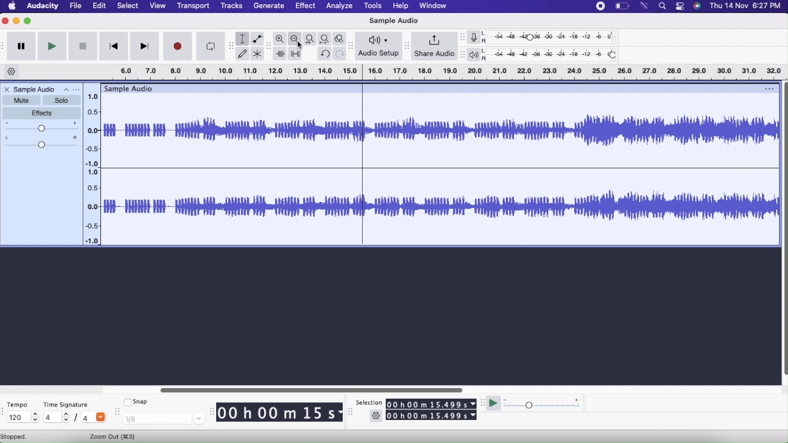 The image size is (788, 443). What do you see at coordinates (340, 39) in the screenshot?
I see `Zoom Toggle` at bounding box center [340, 39].